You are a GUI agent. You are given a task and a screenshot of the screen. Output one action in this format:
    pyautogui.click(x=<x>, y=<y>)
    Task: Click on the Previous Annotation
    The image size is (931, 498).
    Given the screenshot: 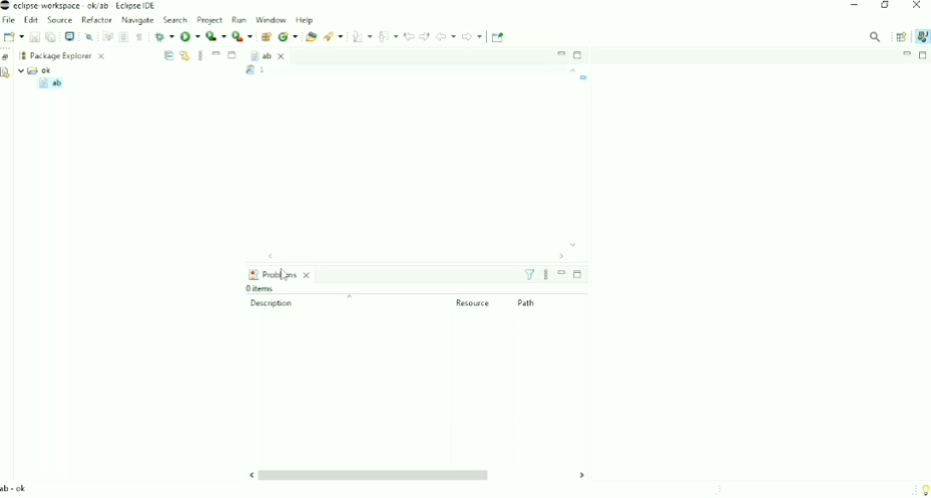 What is the action you would take?
    pyautogui.click(x=389, y=36)
    